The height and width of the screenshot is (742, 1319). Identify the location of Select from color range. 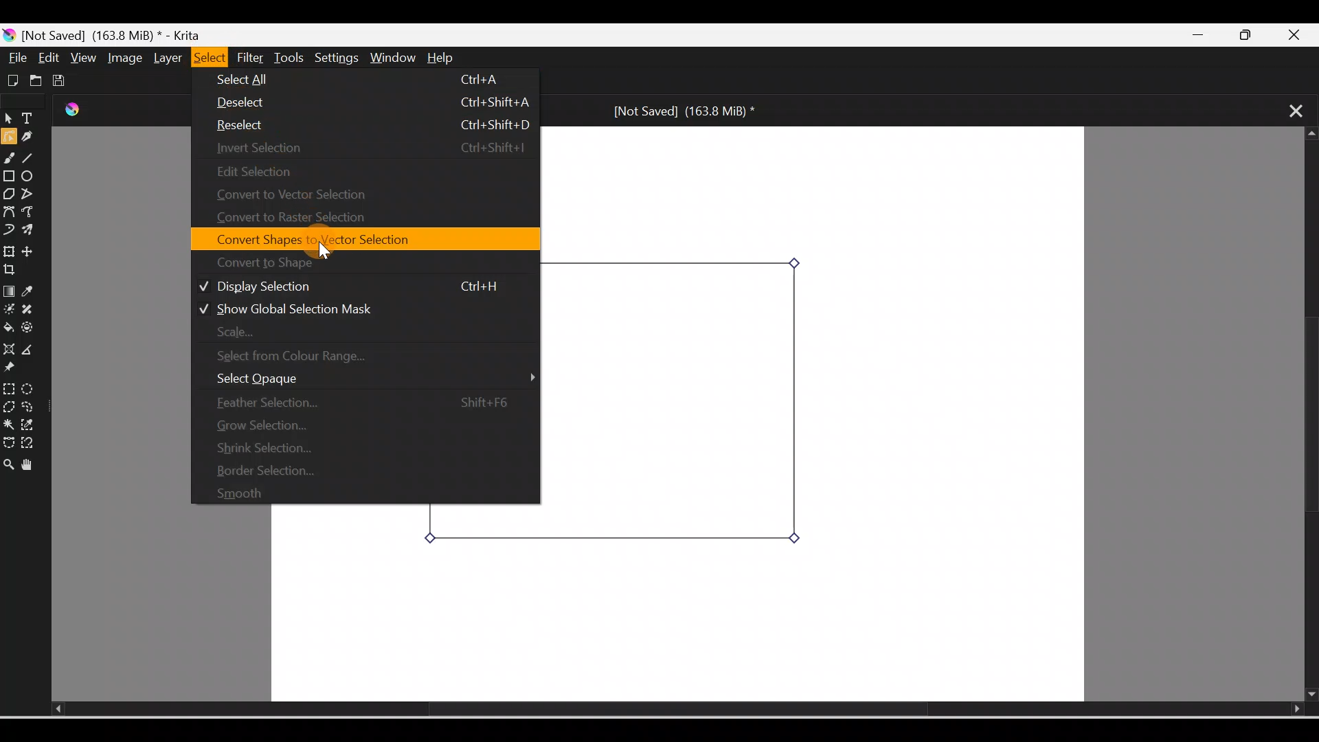
(349, 357).